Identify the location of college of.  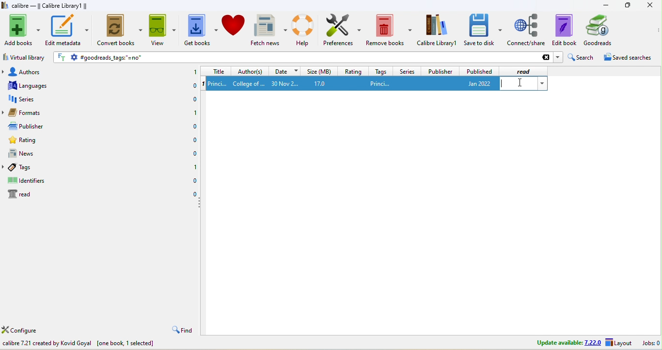
(249, 84).